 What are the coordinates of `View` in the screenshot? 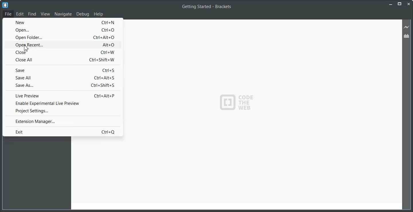 It's located at (45, 14).